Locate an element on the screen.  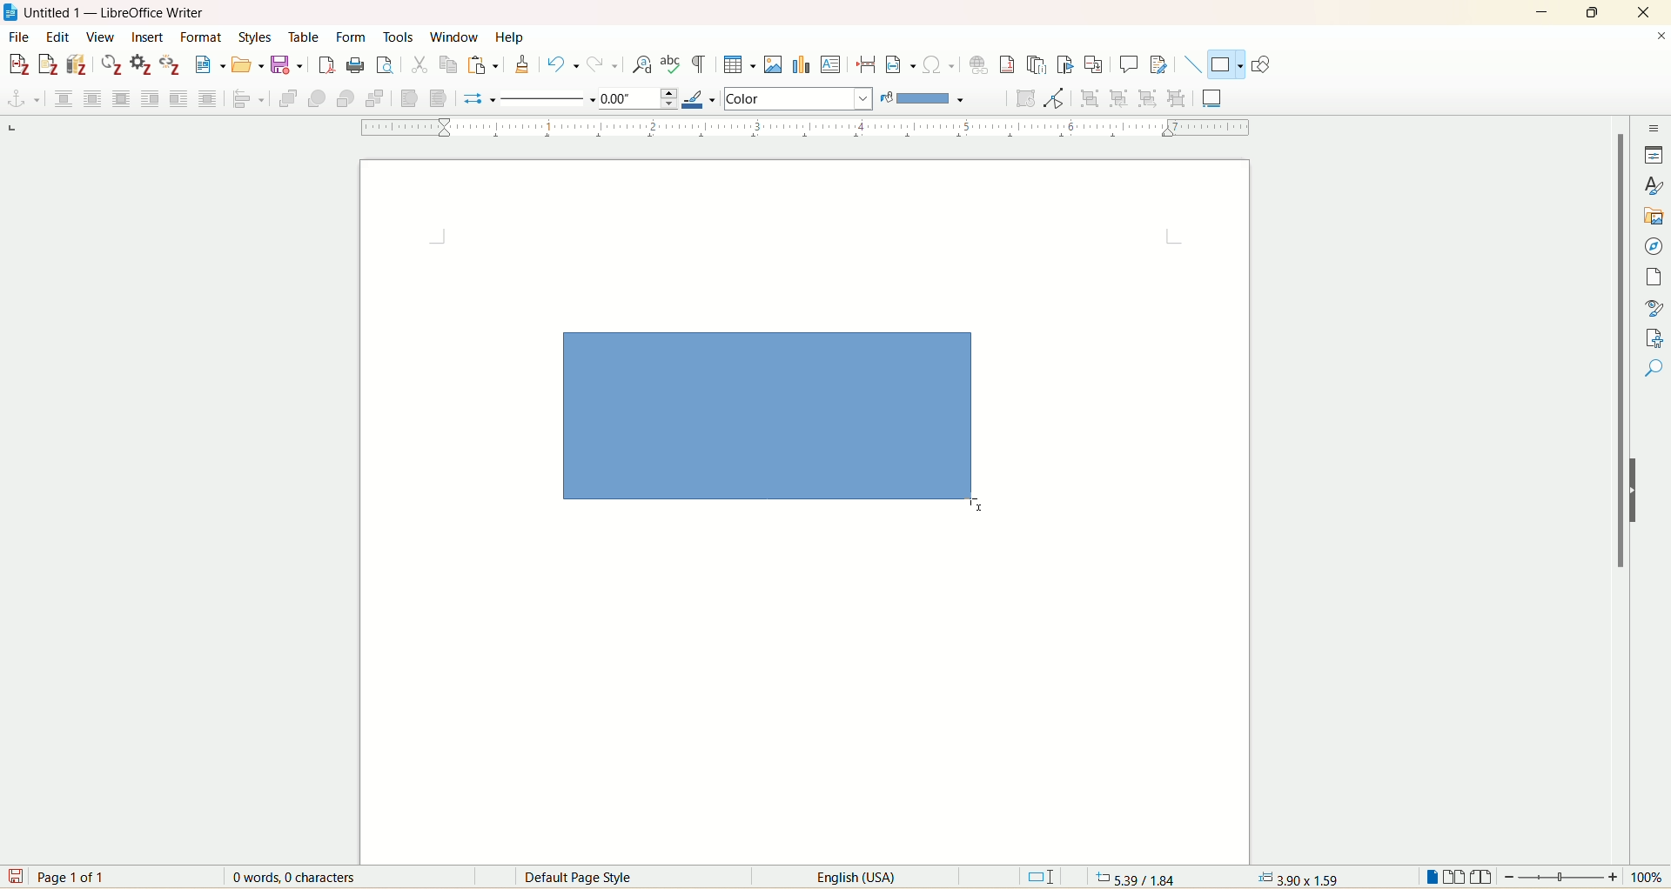
new is located at coordinates (210, 64).